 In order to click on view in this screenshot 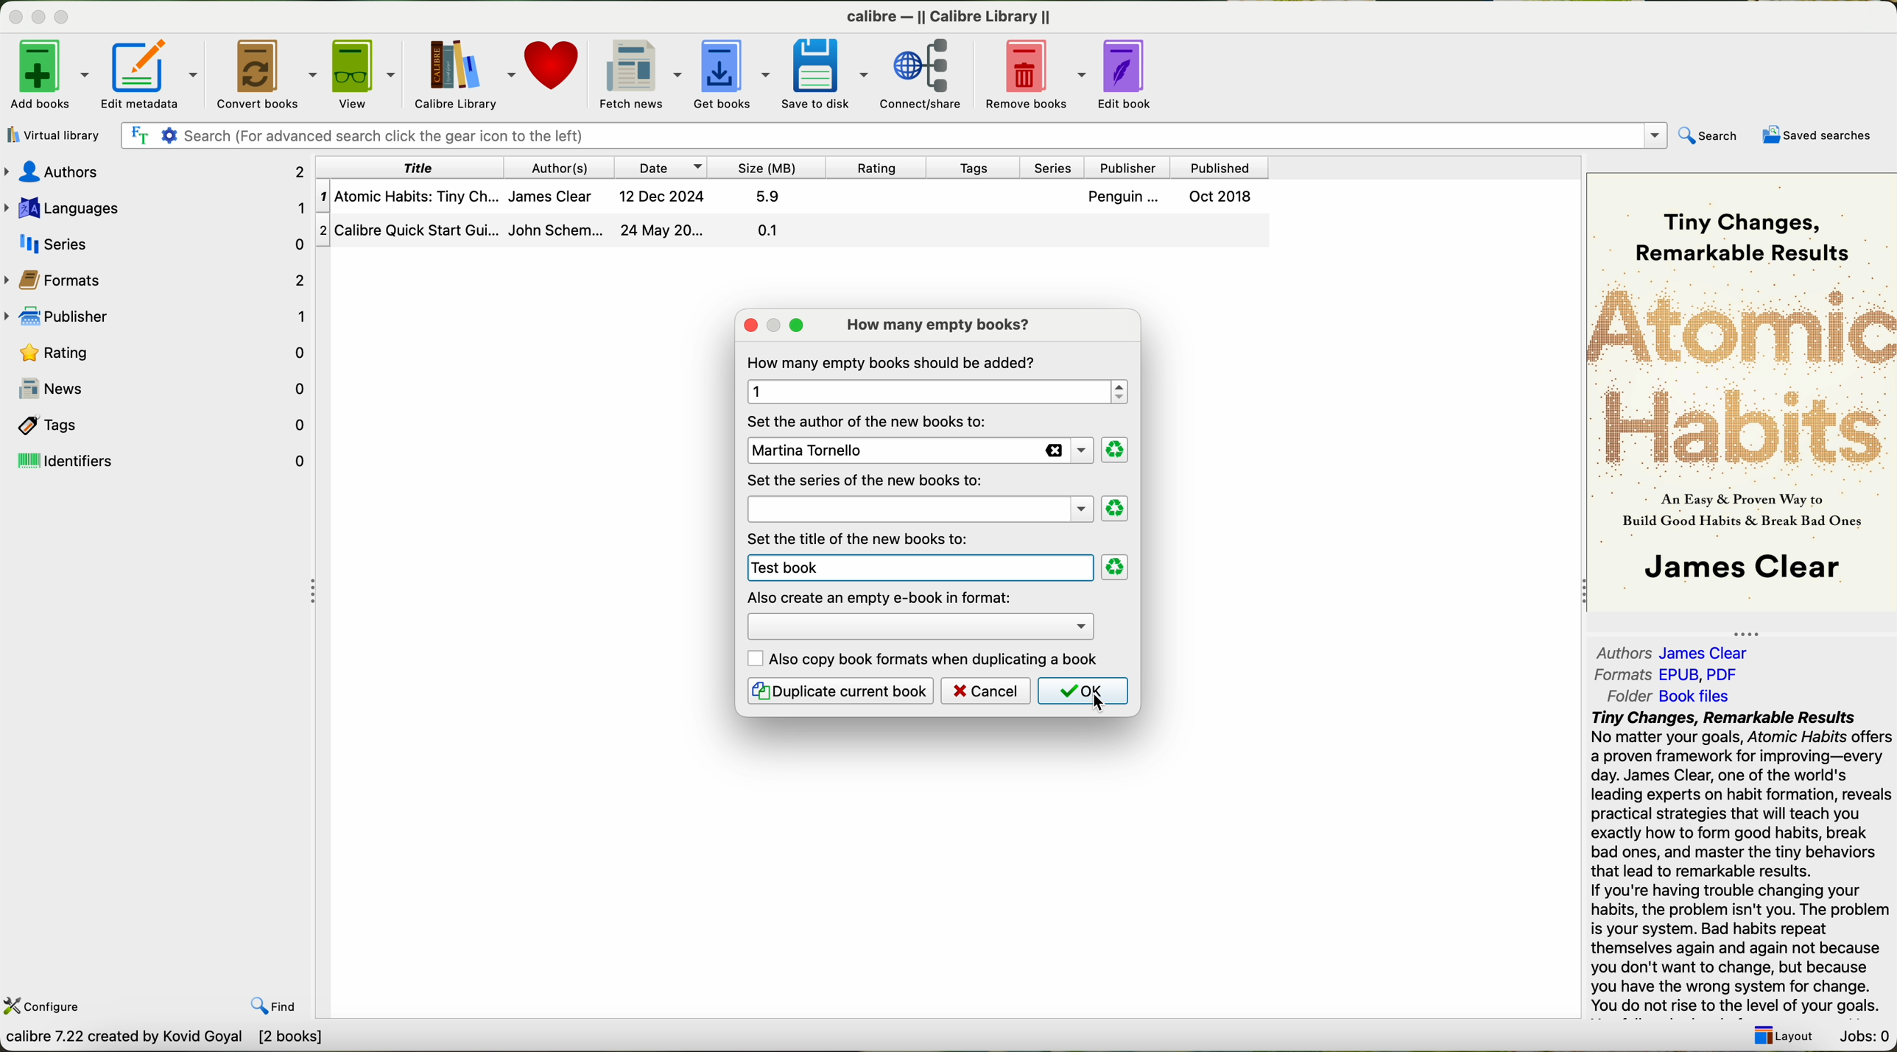, I will do `click(364, 73)`.